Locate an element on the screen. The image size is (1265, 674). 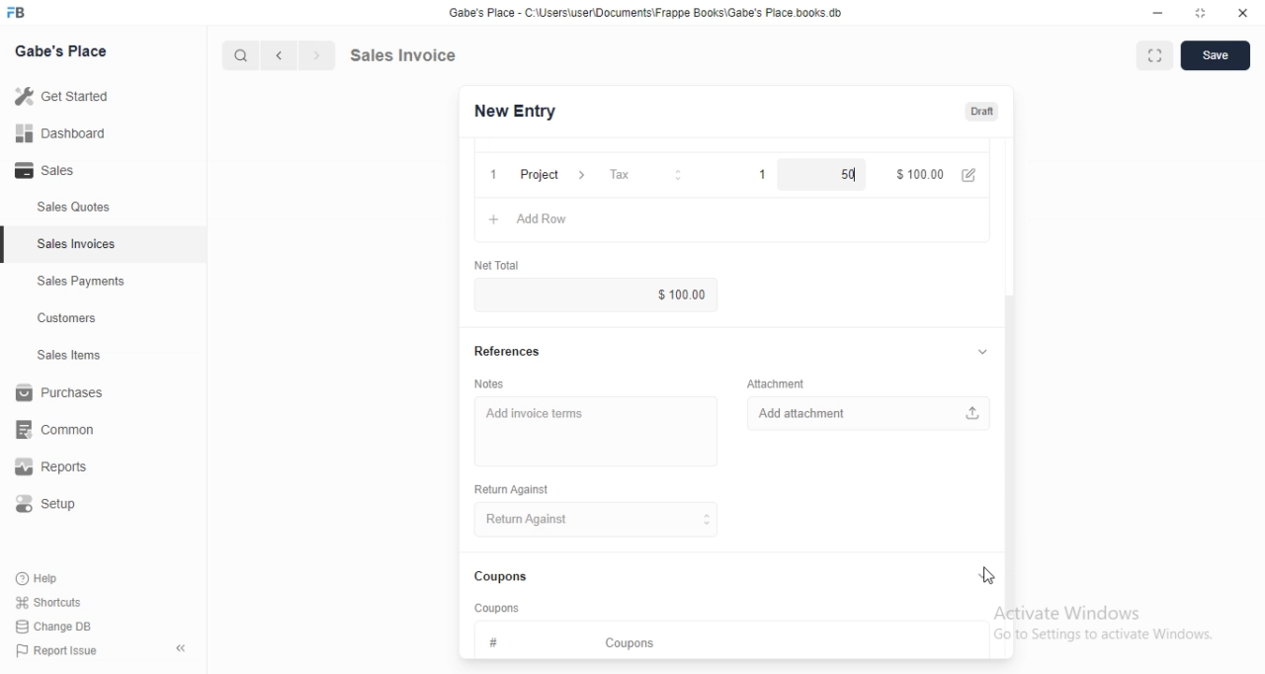
collapse is located at coordinates (183, 648).